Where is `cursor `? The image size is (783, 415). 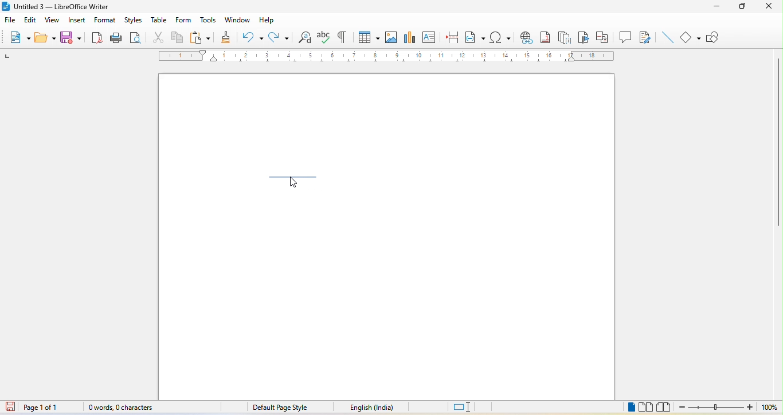 cursor  is located at coordinates (295, 181).